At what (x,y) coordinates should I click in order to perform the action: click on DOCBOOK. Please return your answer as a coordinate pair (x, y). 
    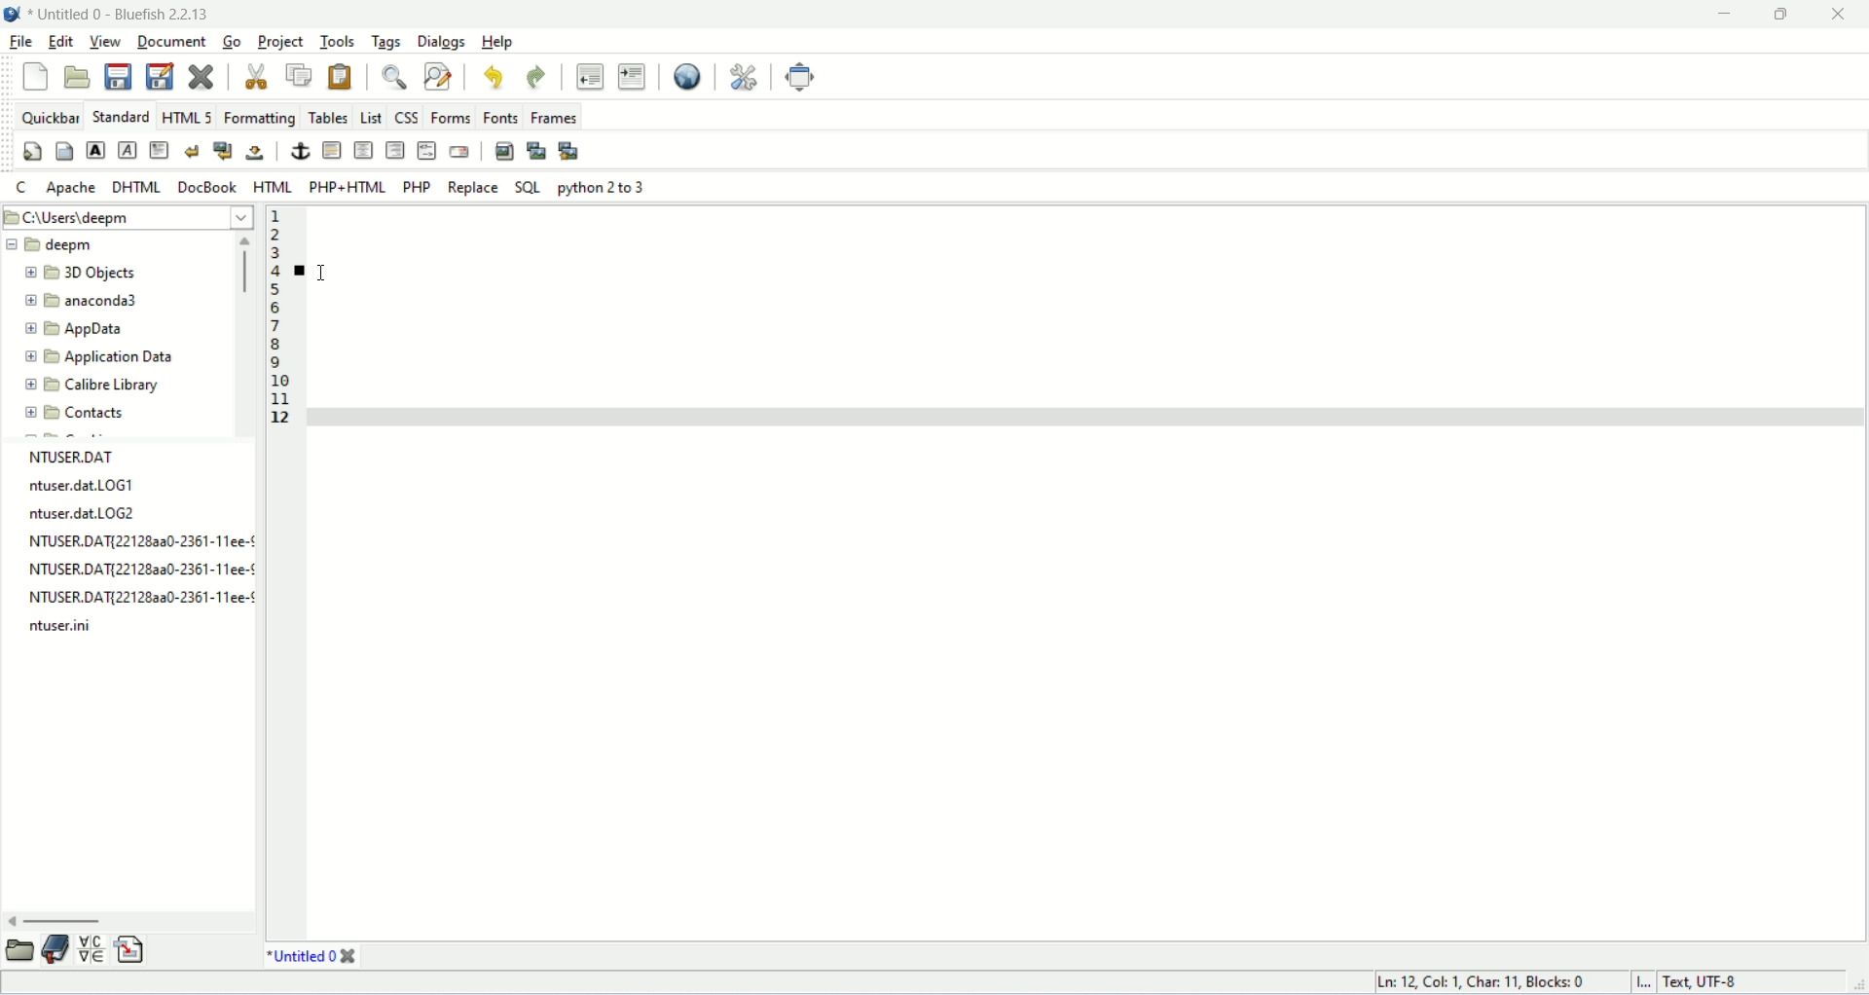
    Looking at the image, I should click on (209, 187).